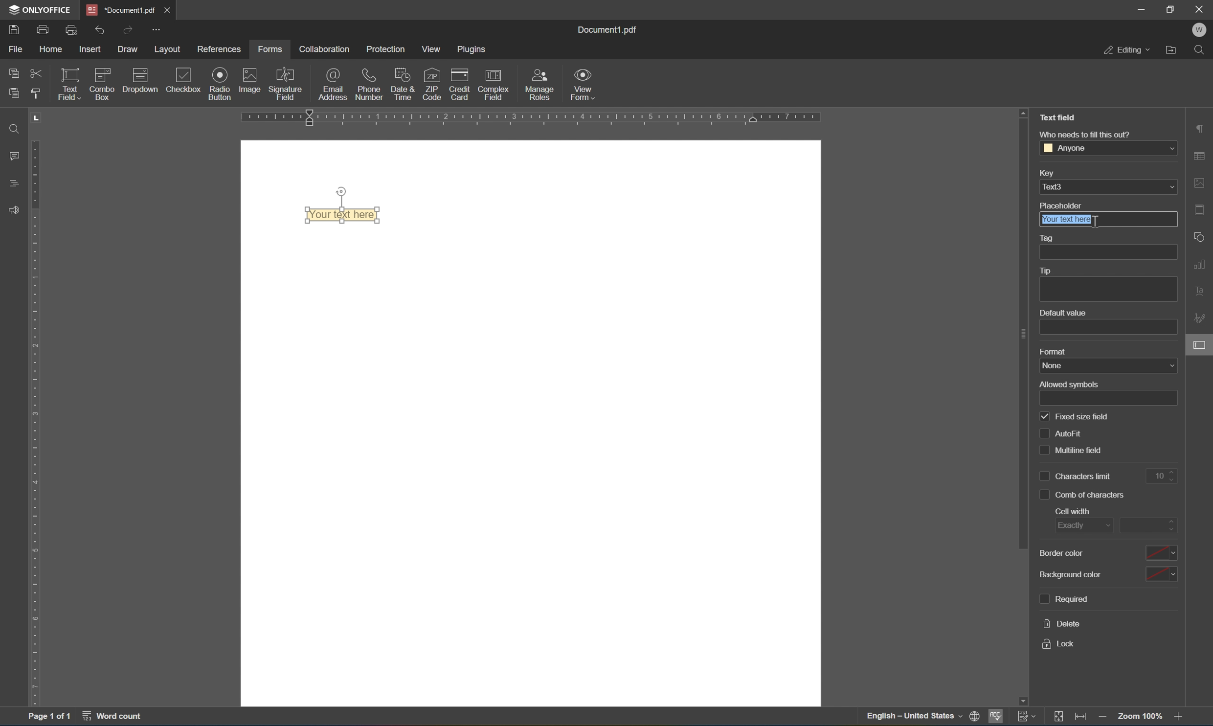 This screenshot has width=1213, height=726. I want to click on shape settings, so click(1199, 236).